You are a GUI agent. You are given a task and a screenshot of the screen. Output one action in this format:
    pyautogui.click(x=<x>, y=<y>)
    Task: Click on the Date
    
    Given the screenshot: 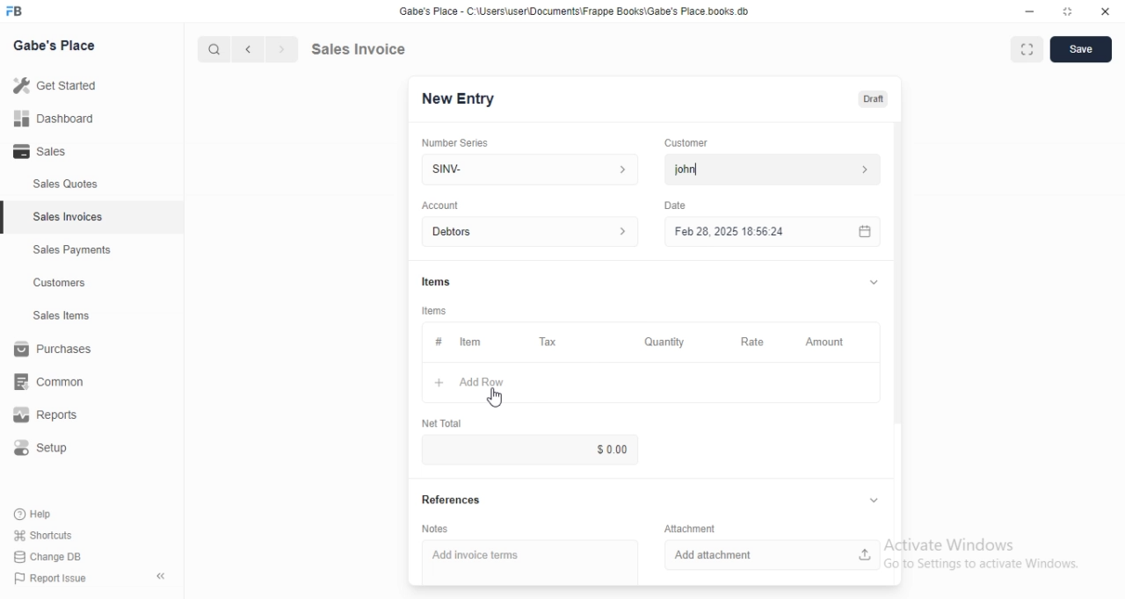 What is the action you would take?
    pyautogui.click(x=675, y=204)
    